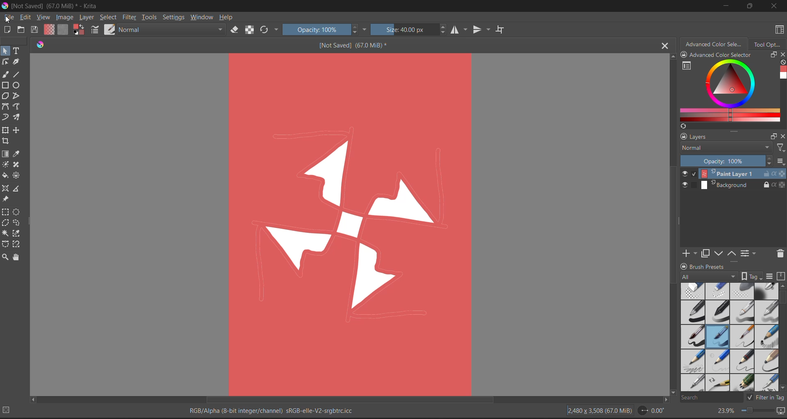 The width and height of the screenshot is (787, 419). What do you see at coordinates (96, 31) in the screenshot?
I see `edit brush settings` at bounding box center [96, 31].